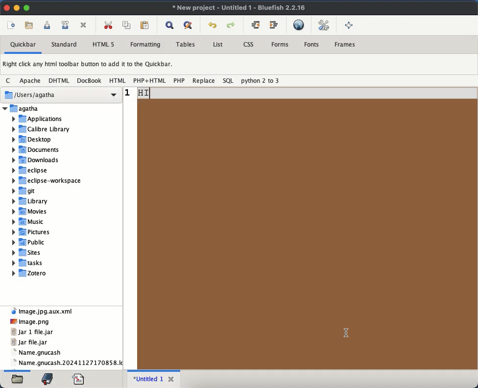  What do you see at coordinates (32, 232) in the screenshot?
I see `Pictures` at bounding box center [32, 232].